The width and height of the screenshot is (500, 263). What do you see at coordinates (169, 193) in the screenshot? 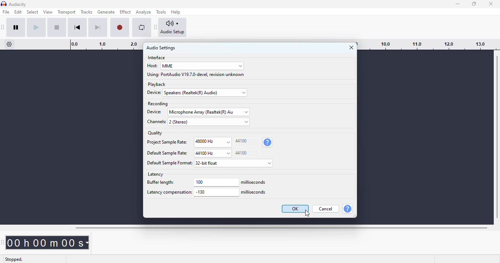
I see `latency compensation` at bounding box center [169, 193].